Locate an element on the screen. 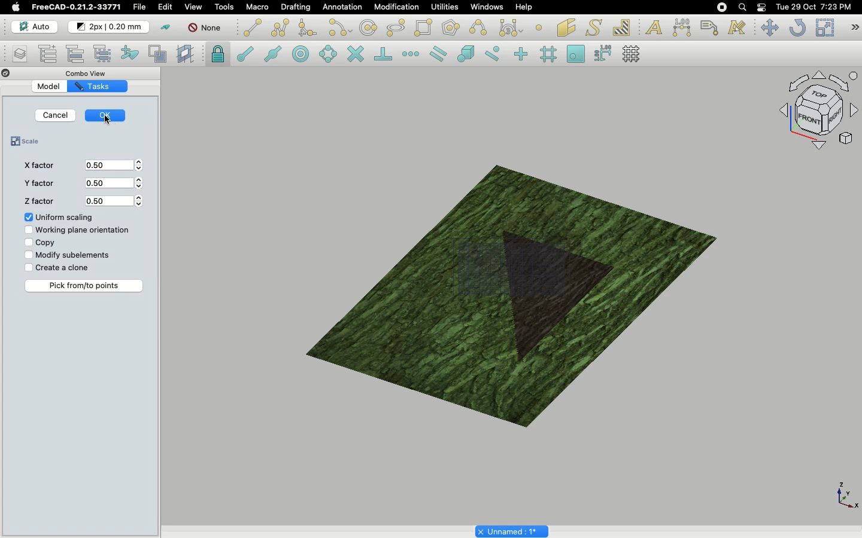 This screenshot has height=538, width=862. Line is located at coordinates (251, 27).